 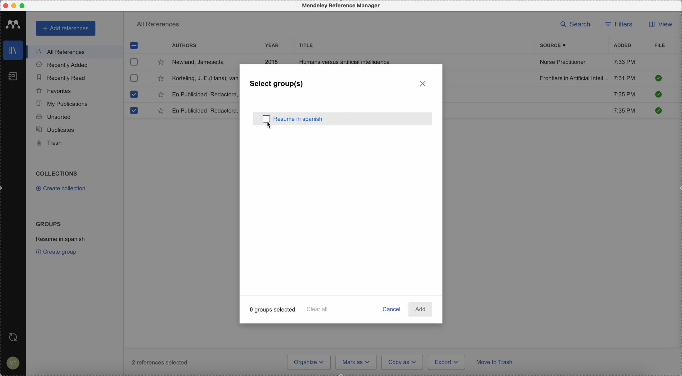 I want to click on collections, so click(x=58, y=174).